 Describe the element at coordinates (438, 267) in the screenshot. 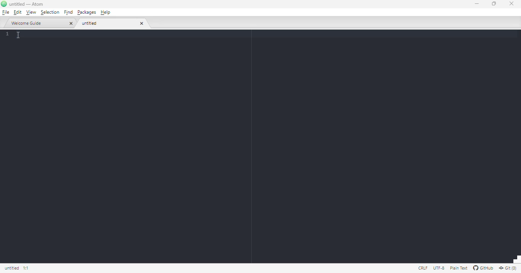

I see `this file uses UTF-8 encoding` at that location.